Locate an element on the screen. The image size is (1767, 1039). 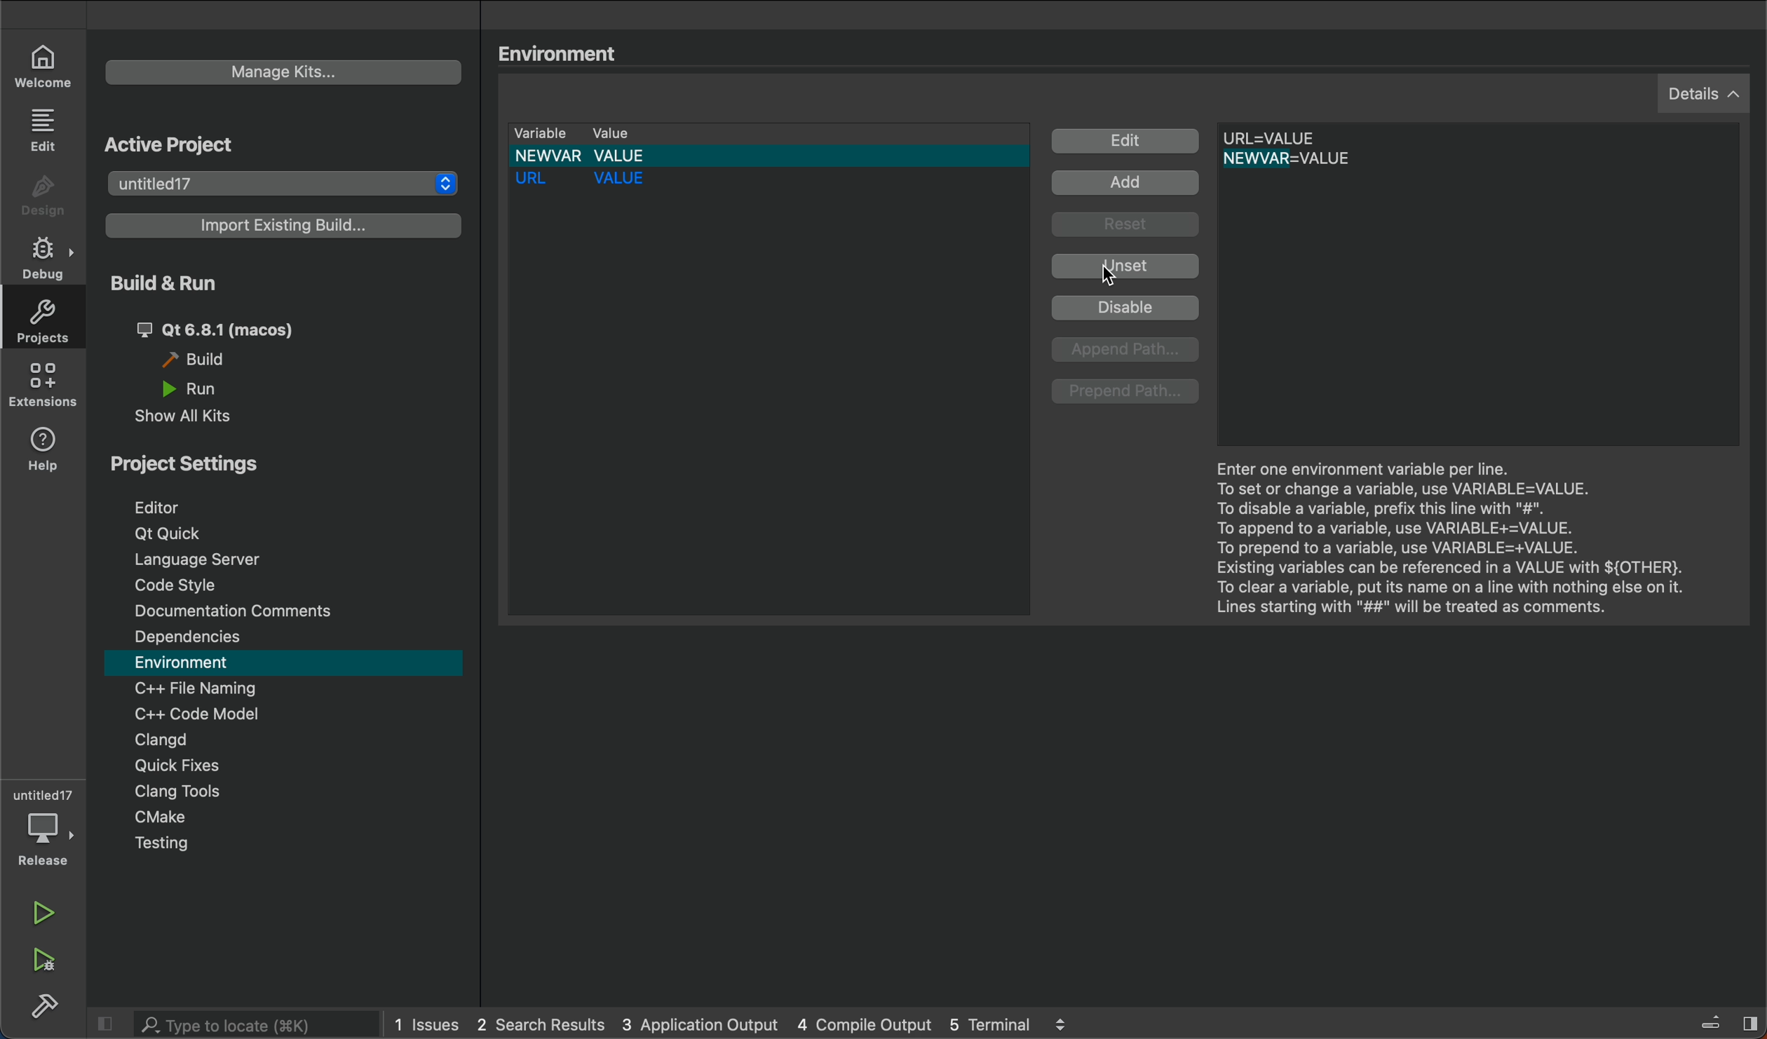
code model is located at coordinates (197, 714).